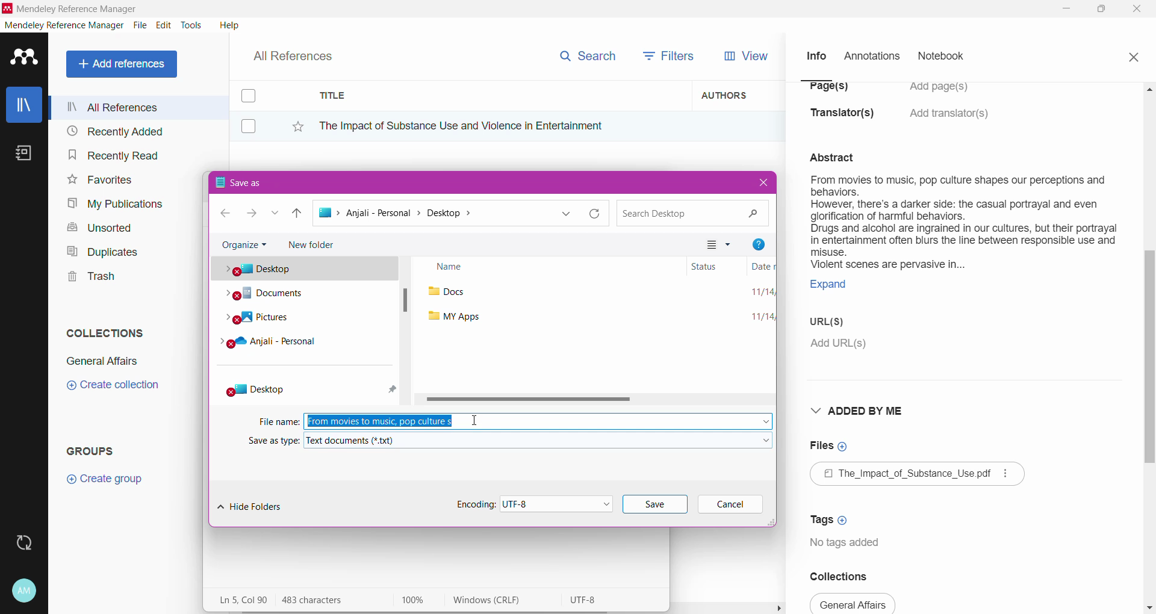  I want to click on Select the required file type, so click(539, 440).